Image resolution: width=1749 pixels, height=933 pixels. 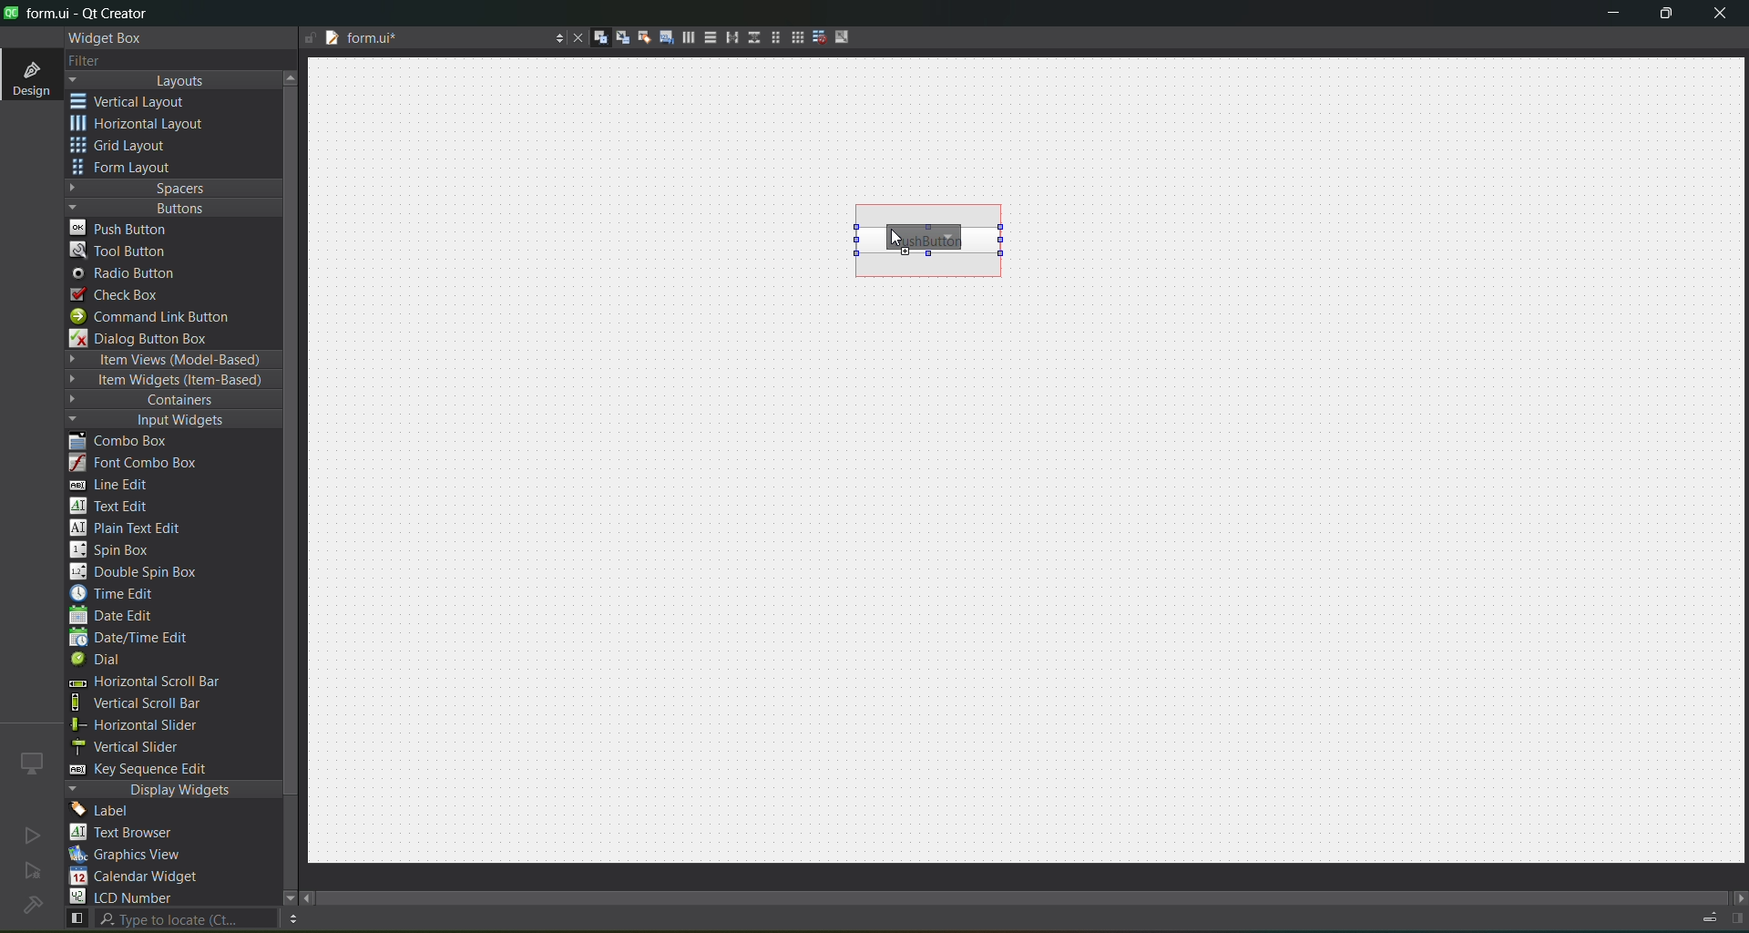 I want to click on date edit, so click(x=116, y=617).